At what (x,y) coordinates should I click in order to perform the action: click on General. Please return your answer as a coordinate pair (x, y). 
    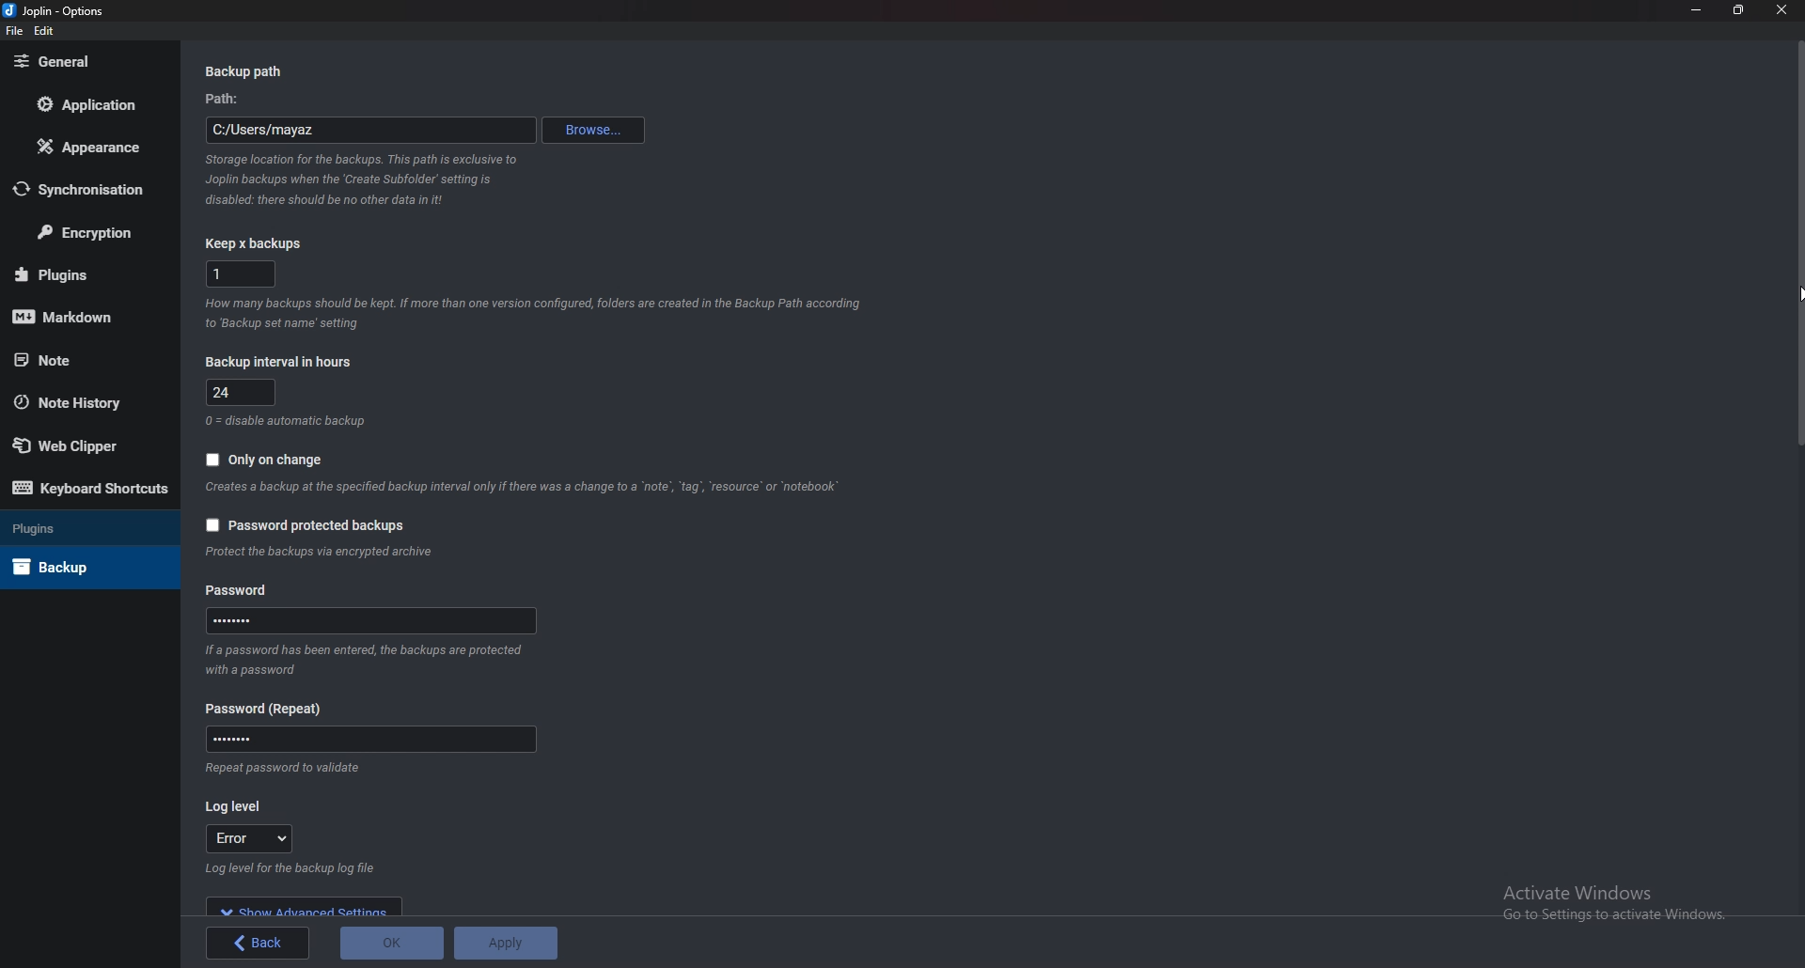
    Looking at the image, I should click on (83, 62).